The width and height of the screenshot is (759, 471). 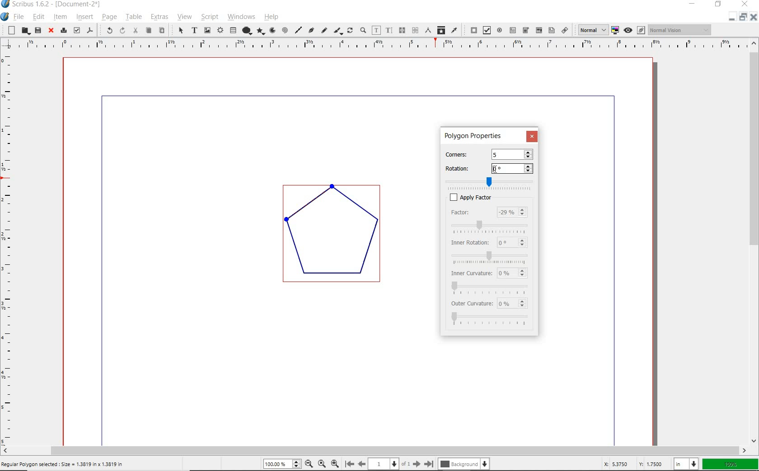 I want to click on windows, so click(x=242, y=17).